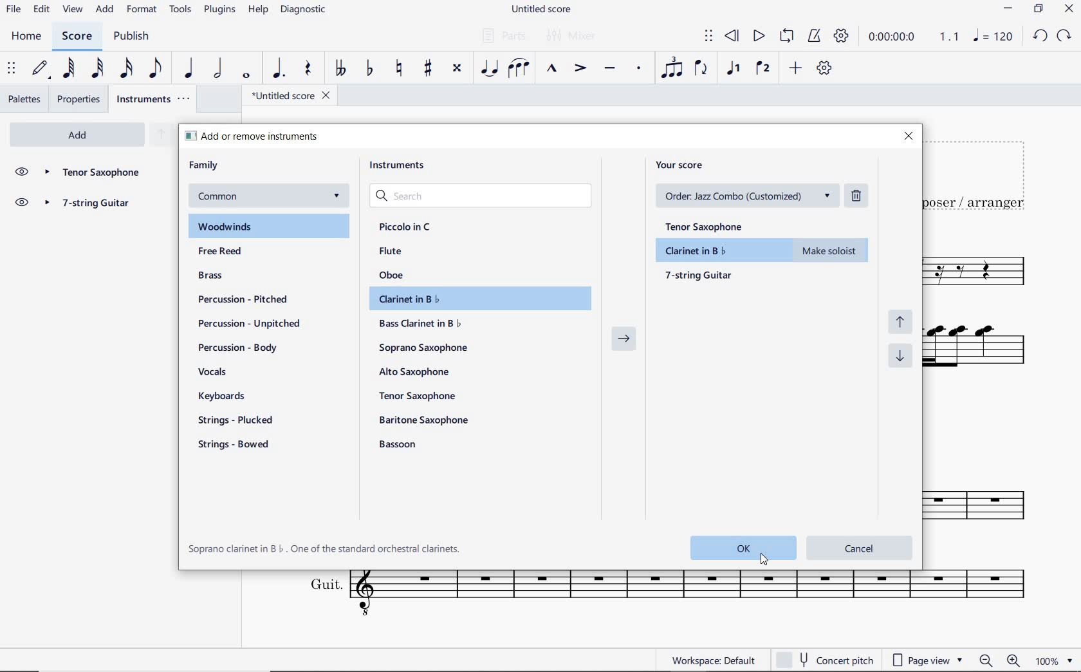 The height and width of the screenshot is (672, 1081). What do you see at coordinates (796, 69) in the screenshot?
I see `ADD` at bounding box center [796, 69].